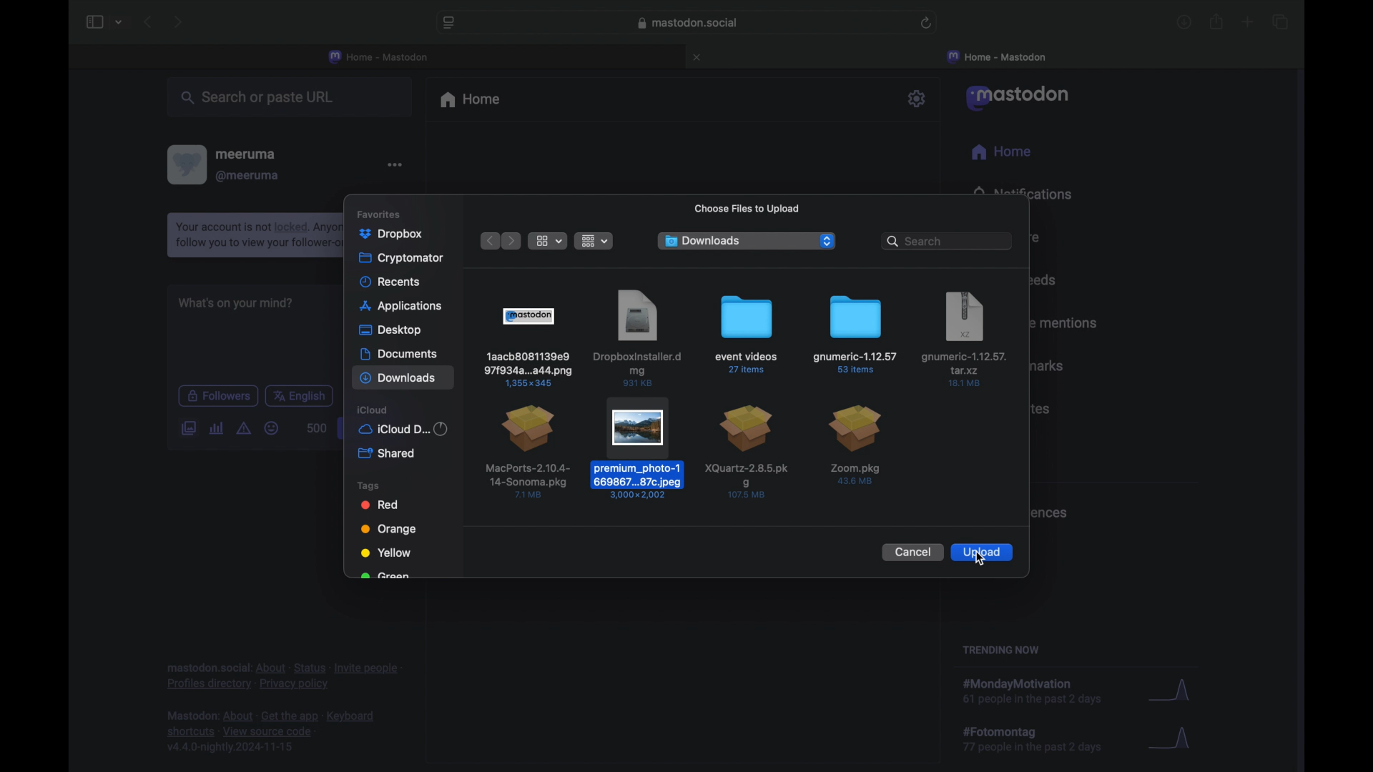 The width and height of the screenshot is (1373, 772). I want to click on event videos, so click(746, 335).